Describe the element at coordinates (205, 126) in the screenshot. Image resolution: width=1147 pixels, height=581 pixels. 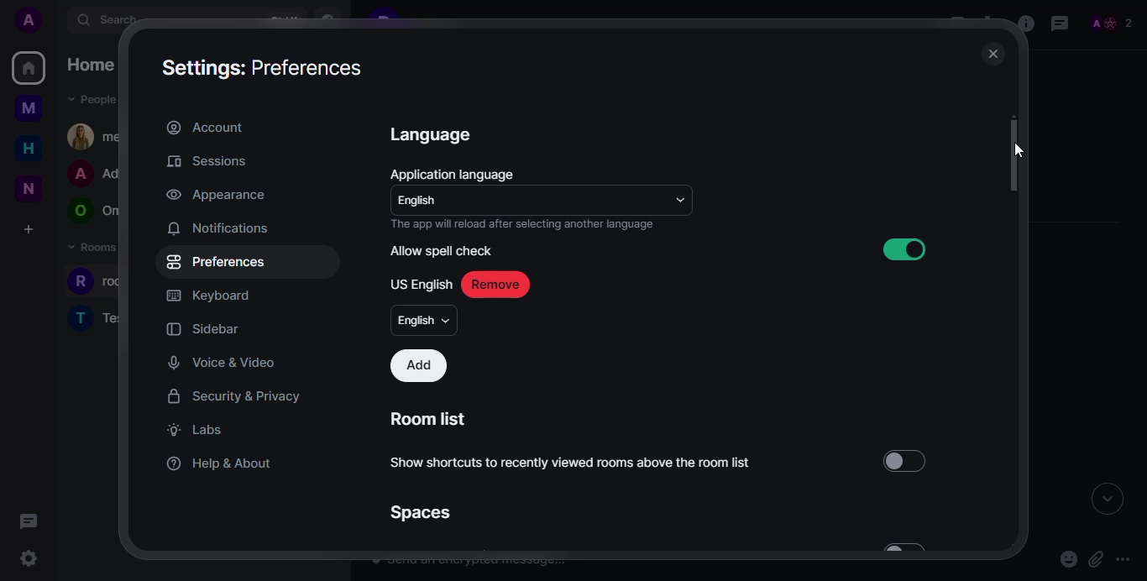
I see `account` at that location.